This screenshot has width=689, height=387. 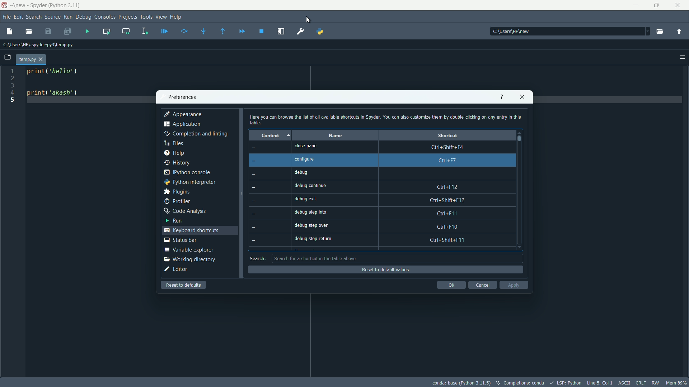 I want to click on Sorting Options, so click(x=289, y=135).